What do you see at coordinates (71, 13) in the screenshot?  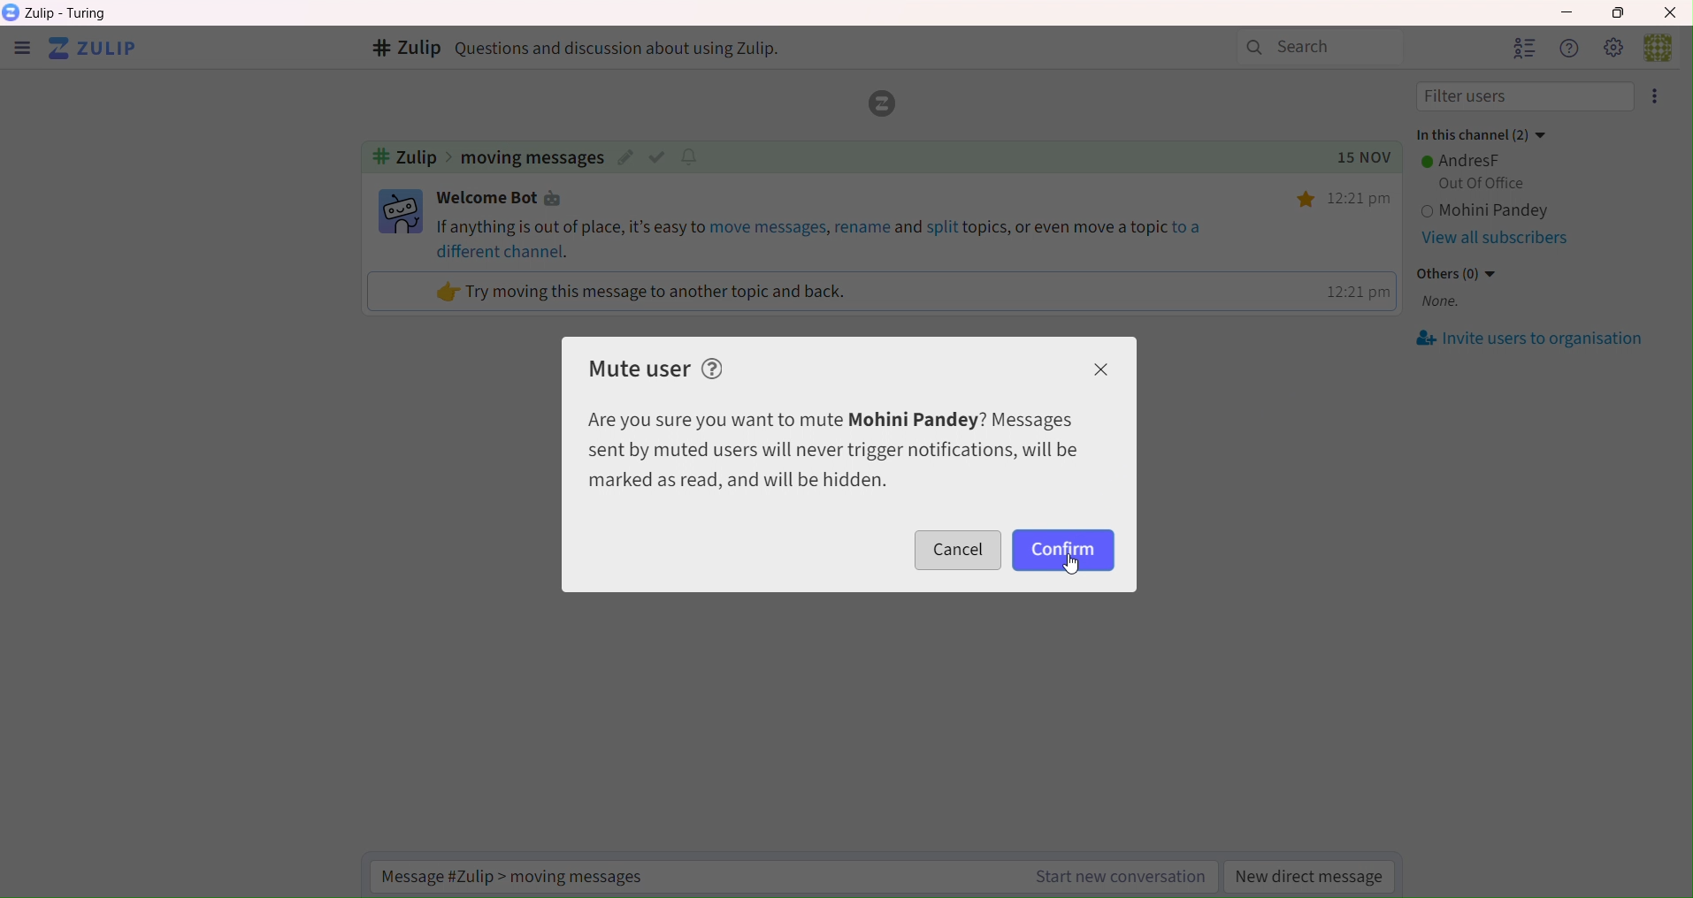 I see `Zulip - Turing` at bounding box center [71, 13].